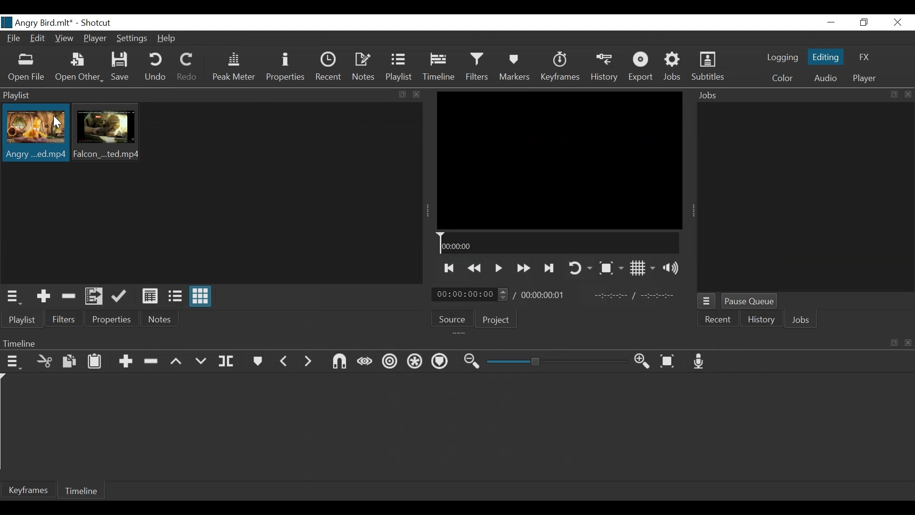 This screenshot has width=915, height=515. Describe the element at coordinates (153, 362) in the screenshot. I see `Ripple Delete` at that location.